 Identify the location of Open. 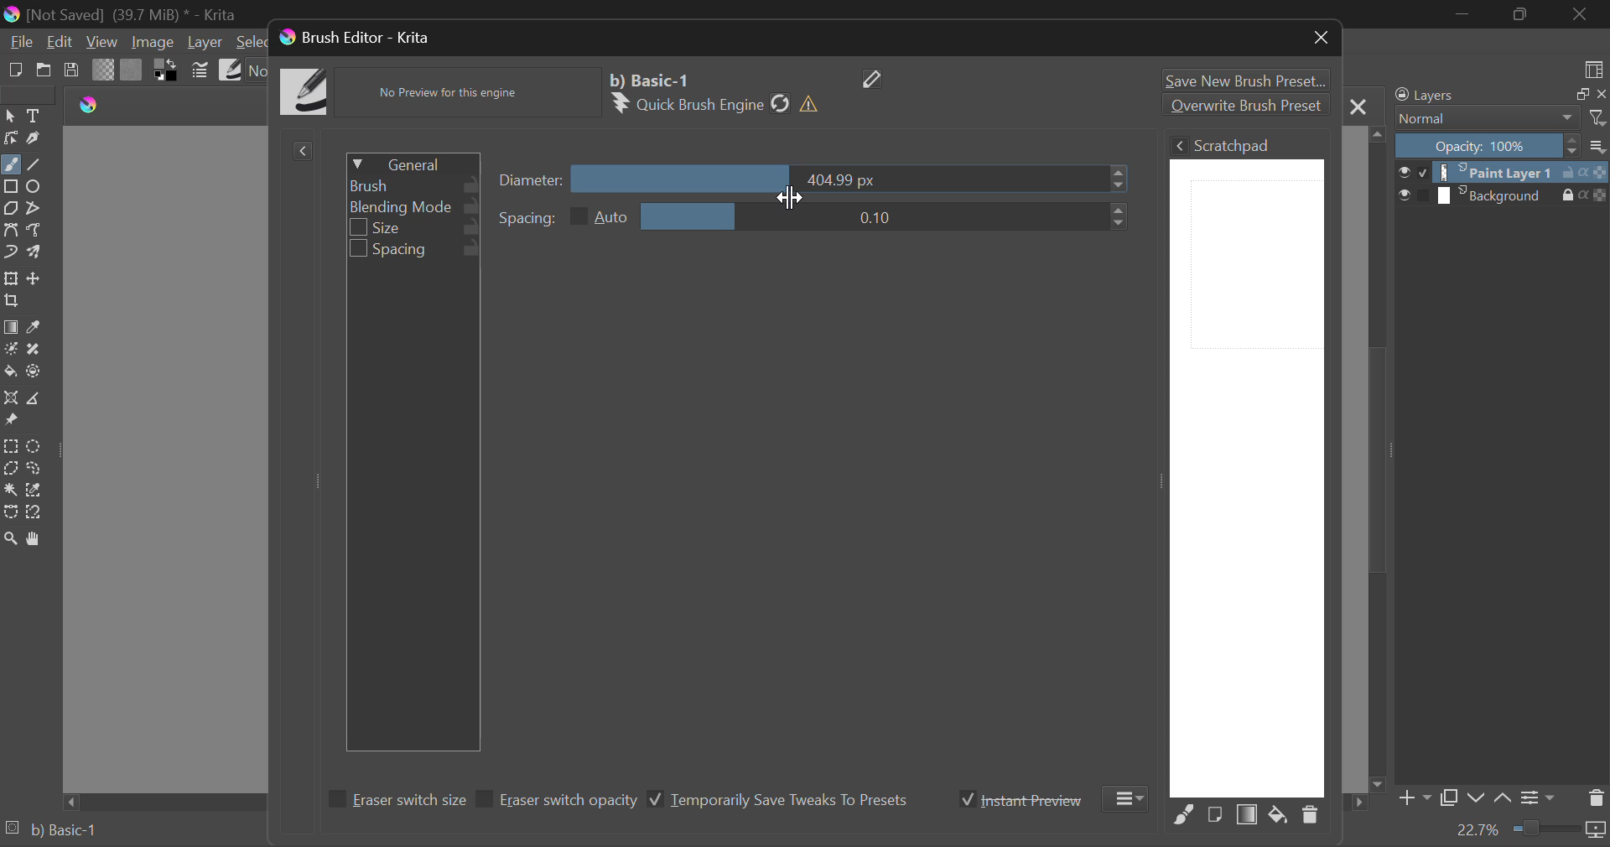
(42, 69).